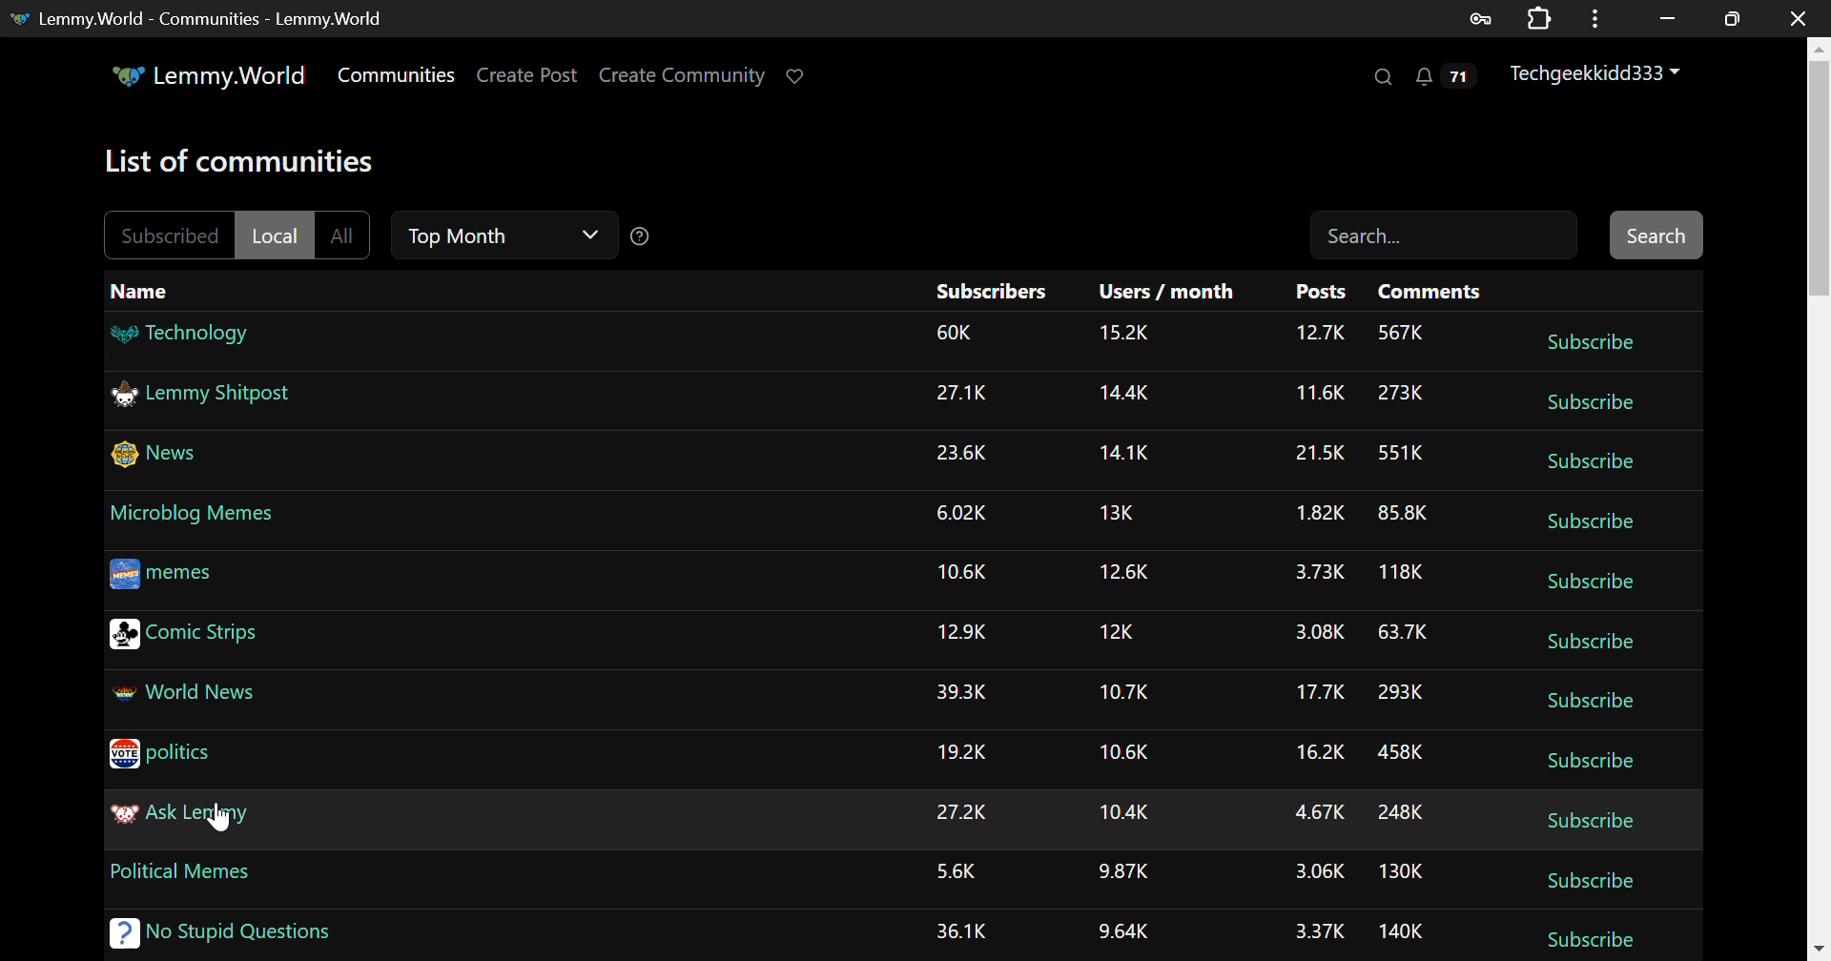 Image resolution: width=1831 pixels, height=961 pixels. Describe the element at coordinates (183, 692) in the screenshot. I see `World News Community` at that location.